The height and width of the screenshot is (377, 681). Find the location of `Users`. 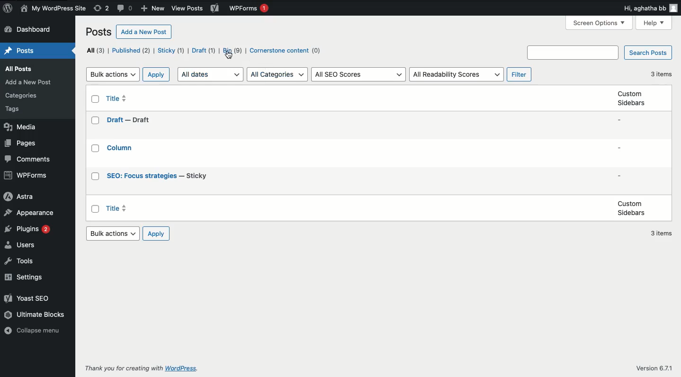

Users is located at coordinates (21, 245).